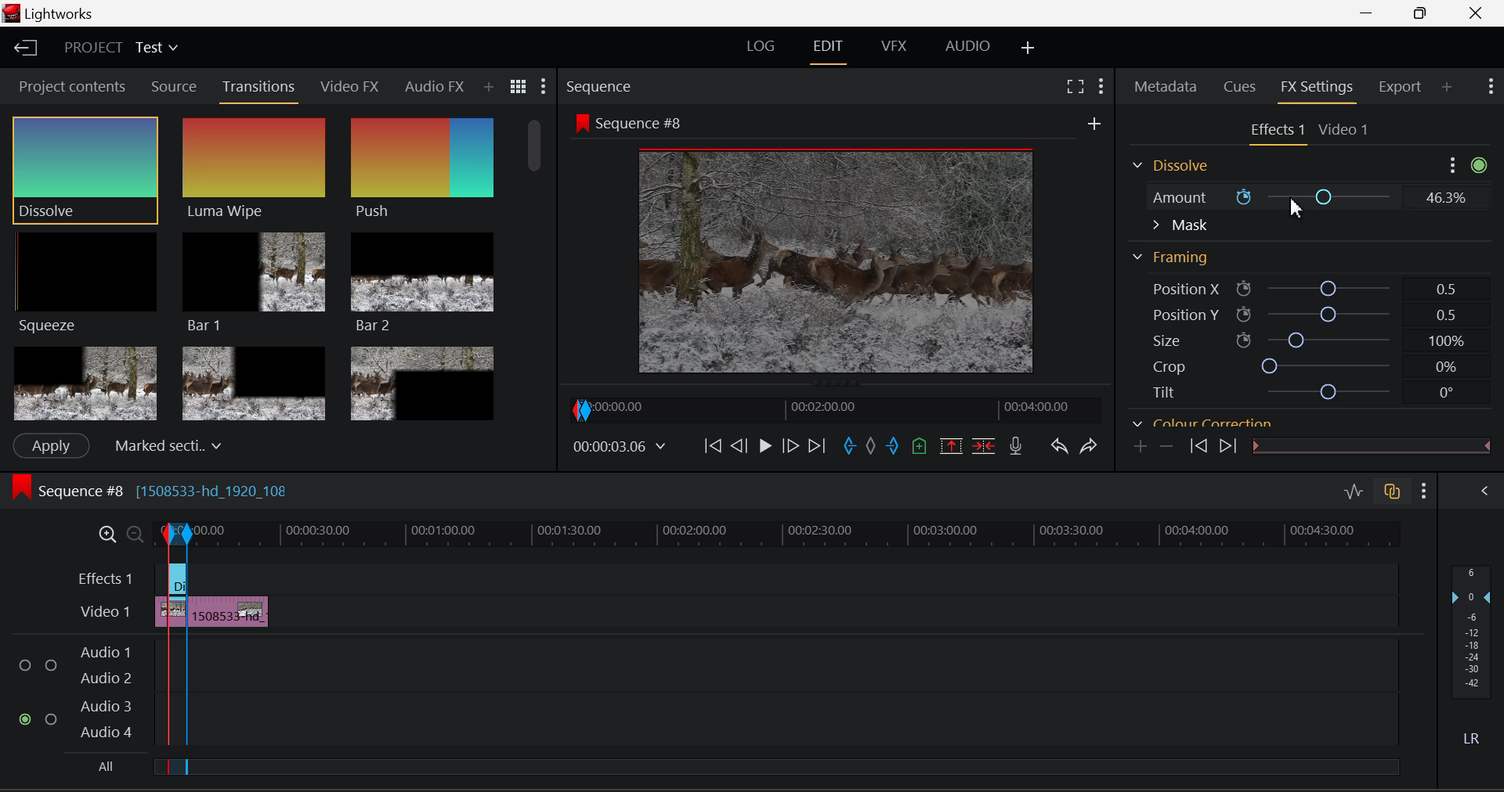  Describe the element at coordinates (107, 578) in the screenshot. I see `Effects 1` at that location.